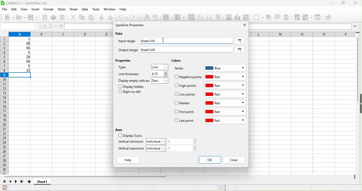  Describe the element at coordinates (17, 182) in the screenshot. I see `scroll to next sheet` at that location.